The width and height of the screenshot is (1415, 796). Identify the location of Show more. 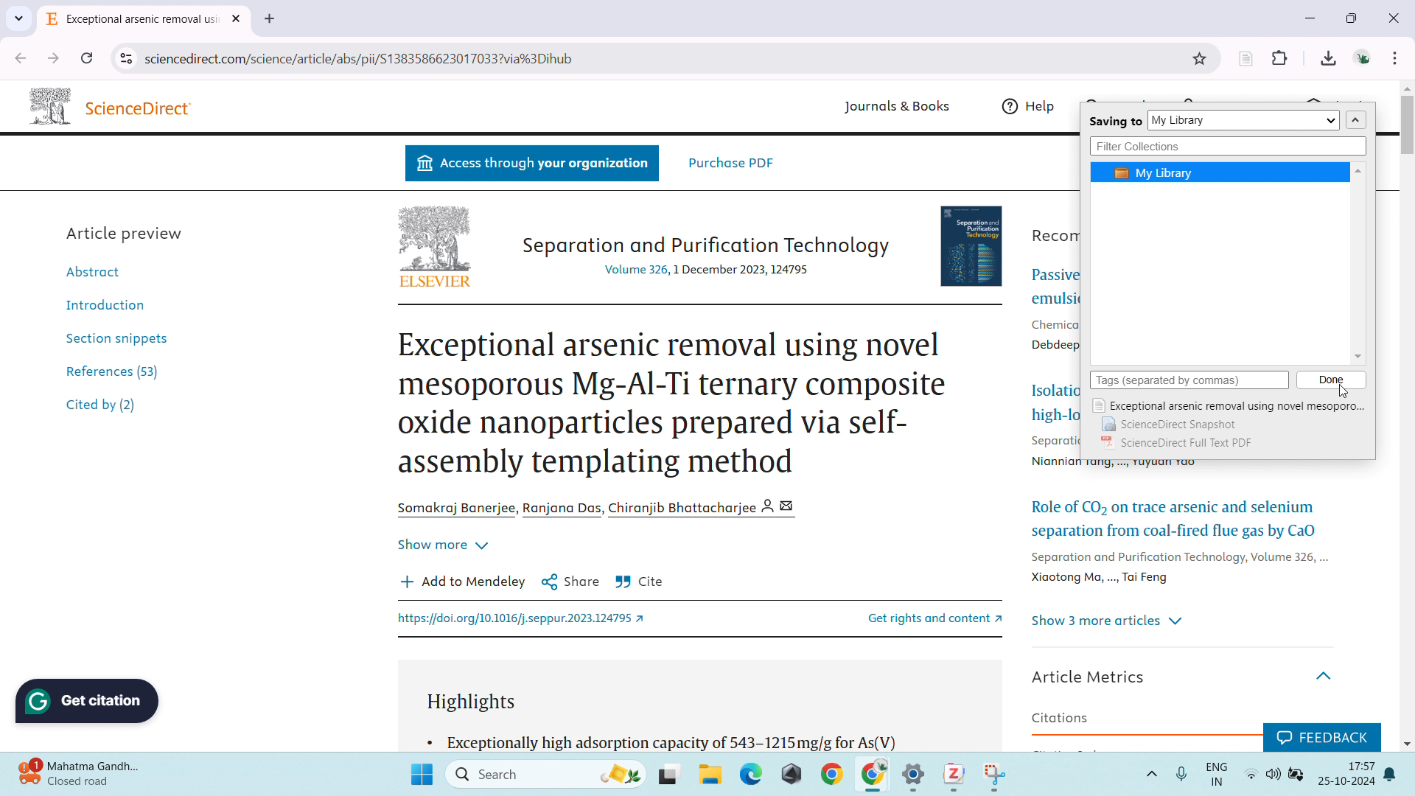
(442, 541).